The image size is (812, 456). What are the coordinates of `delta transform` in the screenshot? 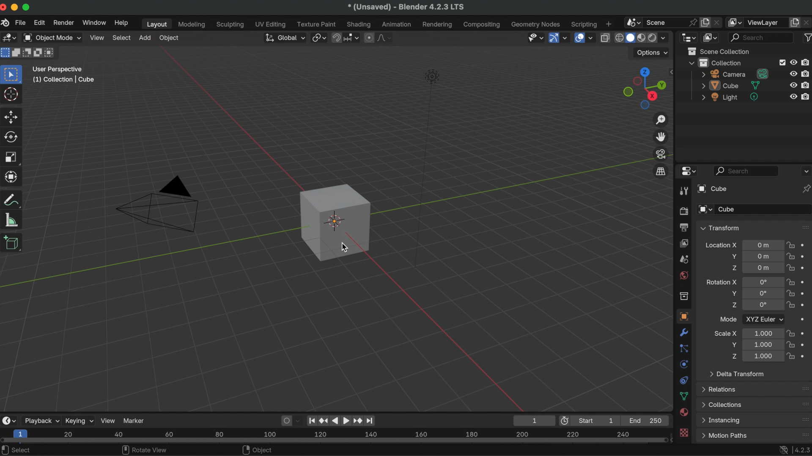 It's located at (737, 373).